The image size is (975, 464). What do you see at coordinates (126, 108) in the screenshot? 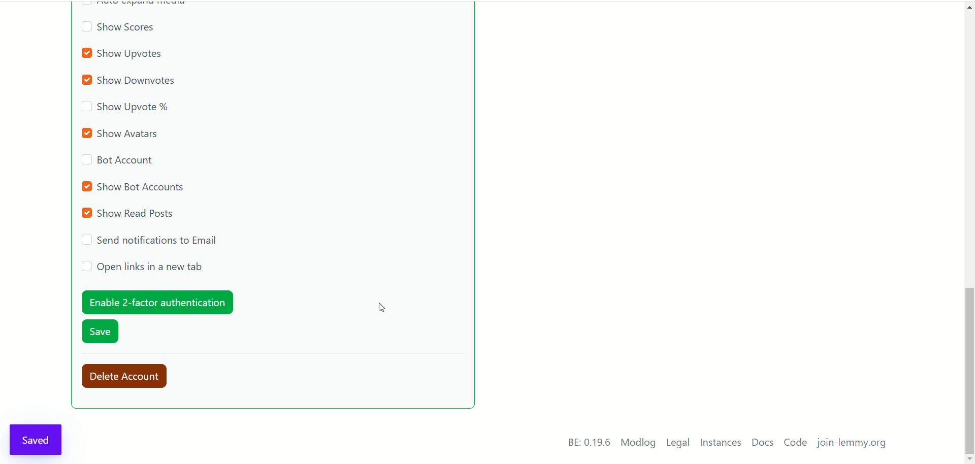
I see `show upvote` at bounding box center [126, 108].